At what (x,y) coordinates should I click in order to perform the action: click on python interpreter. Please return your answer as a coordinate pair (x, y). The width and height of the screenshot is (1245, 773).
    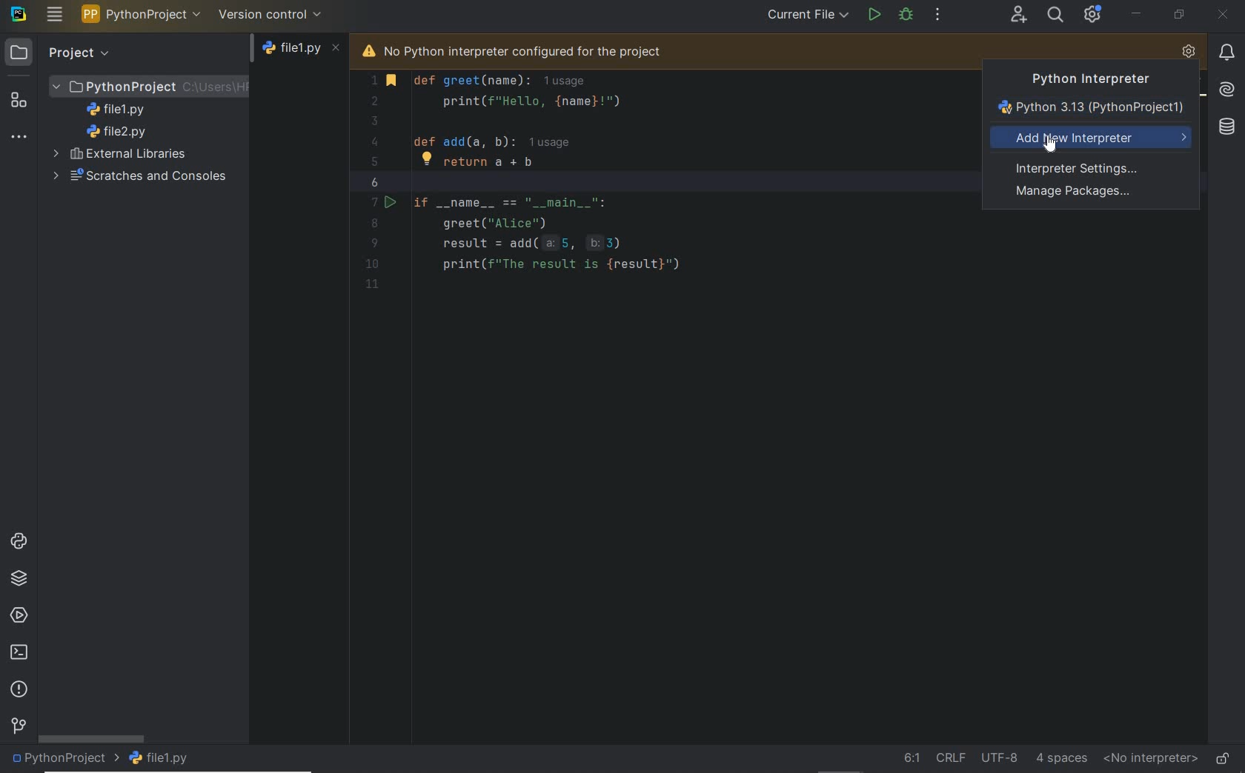
    Looking at the image, I should click on (1189, 53).